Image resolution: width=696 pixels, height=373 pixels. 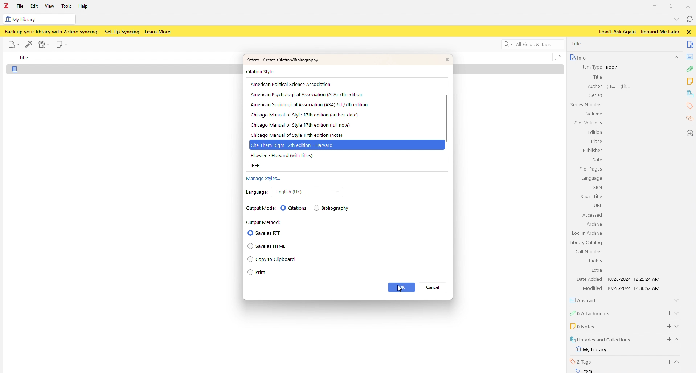 What do you see at coordinates (676, 299) in the screenshot?
I see `show` at bounding box center [676, 299].